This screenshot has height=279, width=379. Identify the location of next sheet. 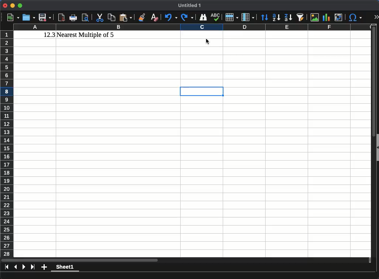
(24, 268).